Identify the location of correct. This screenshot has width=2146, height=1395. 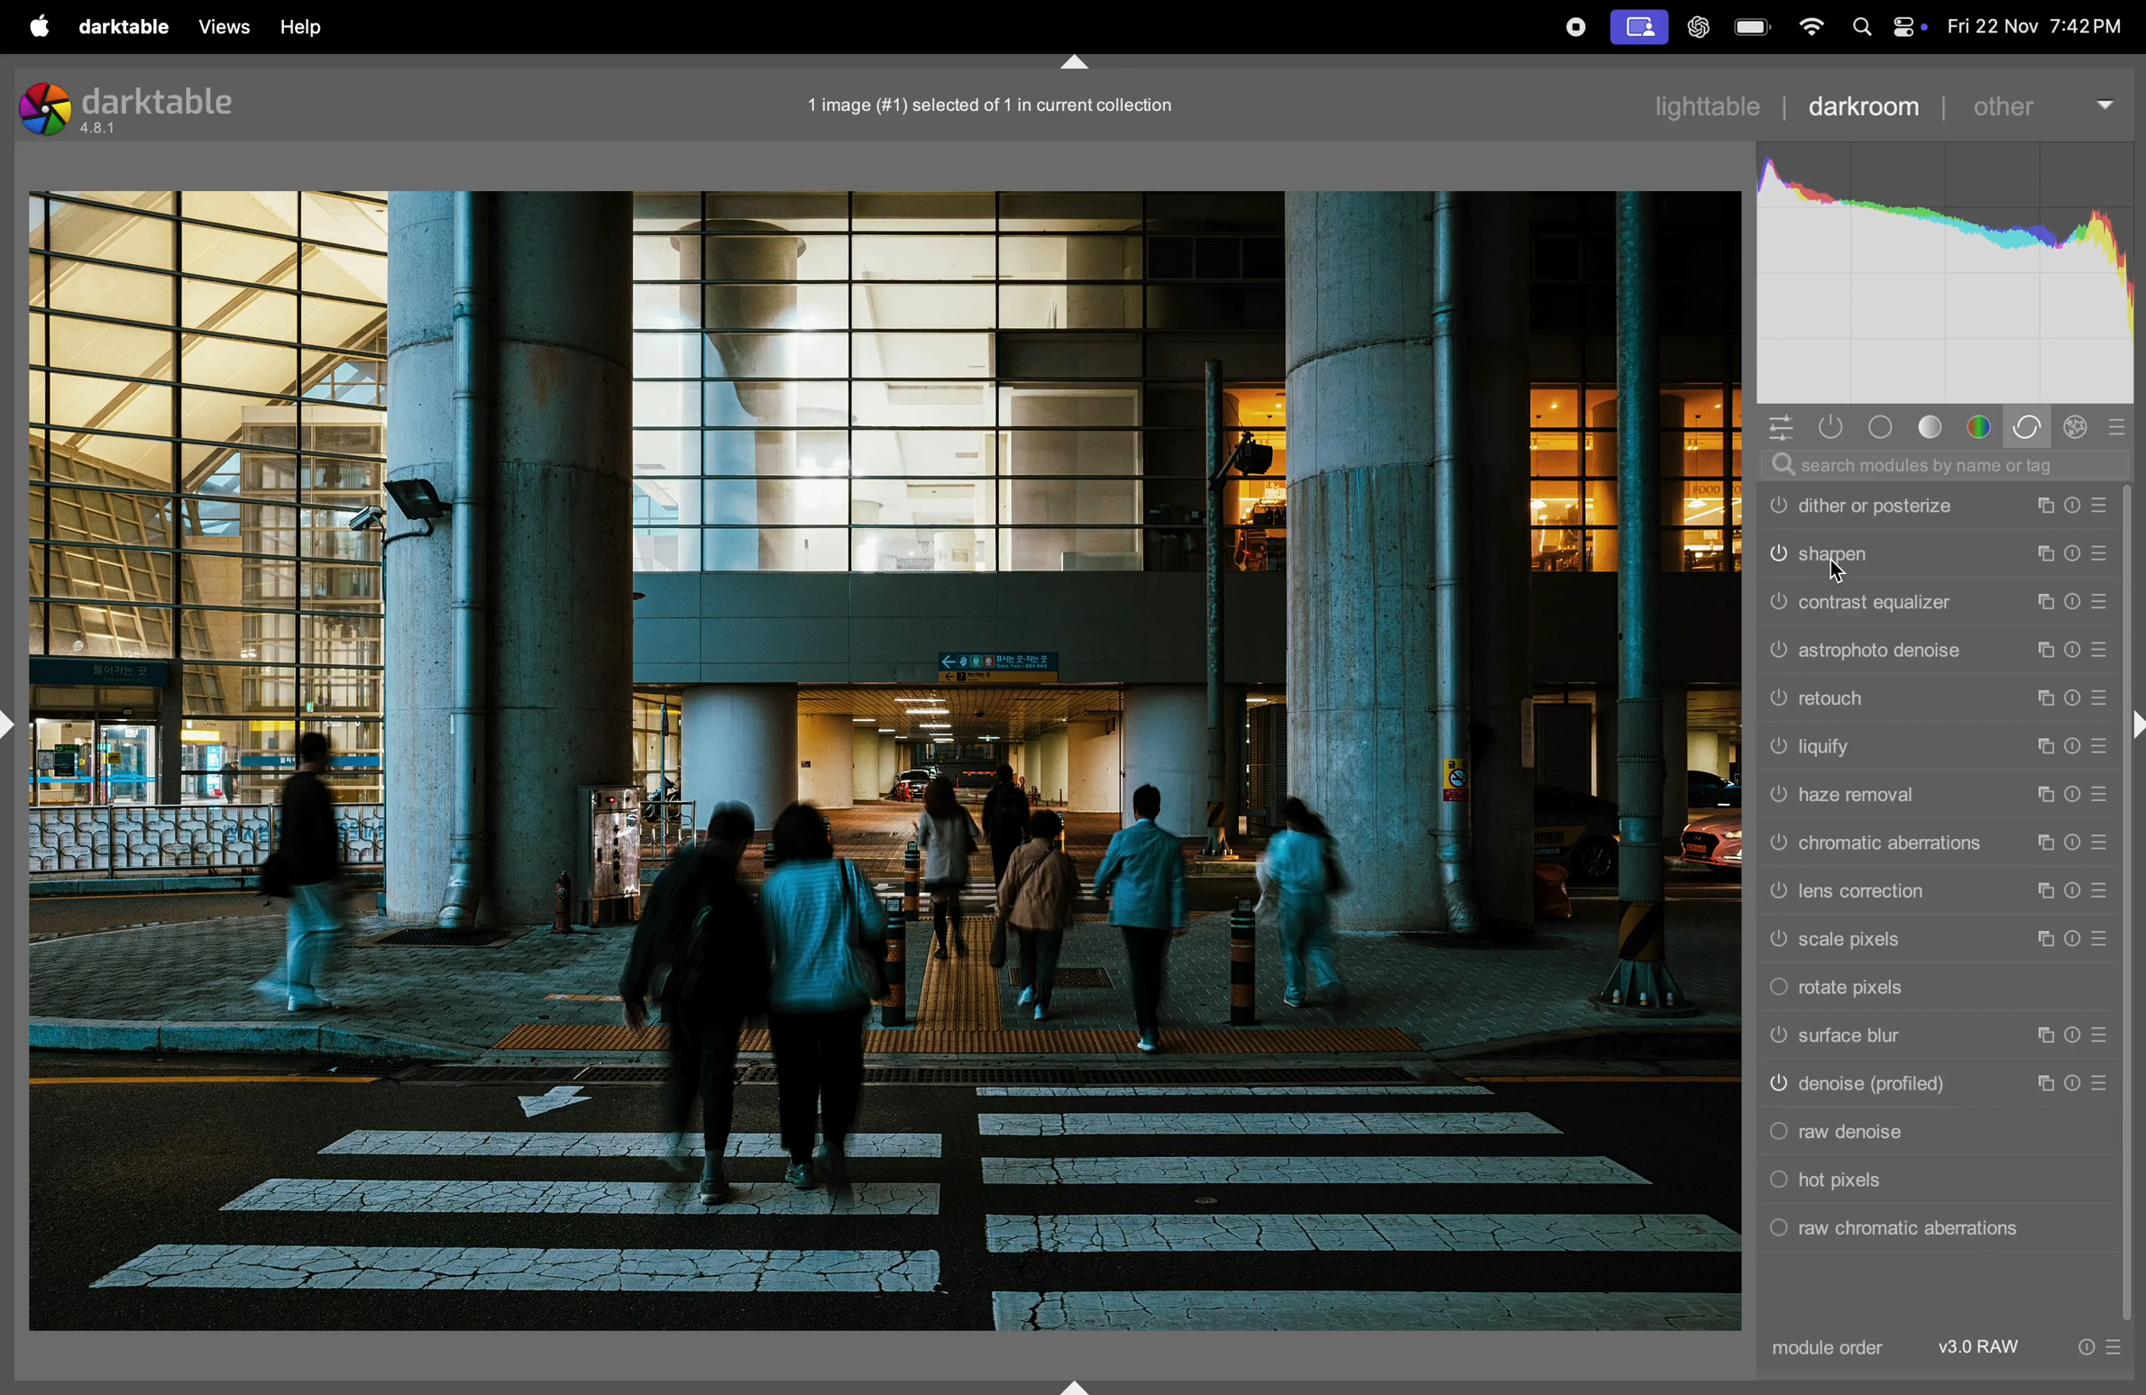
(2030, 426).